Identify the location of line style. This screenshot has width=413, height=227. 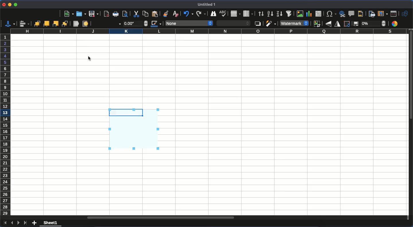
(107, 24).